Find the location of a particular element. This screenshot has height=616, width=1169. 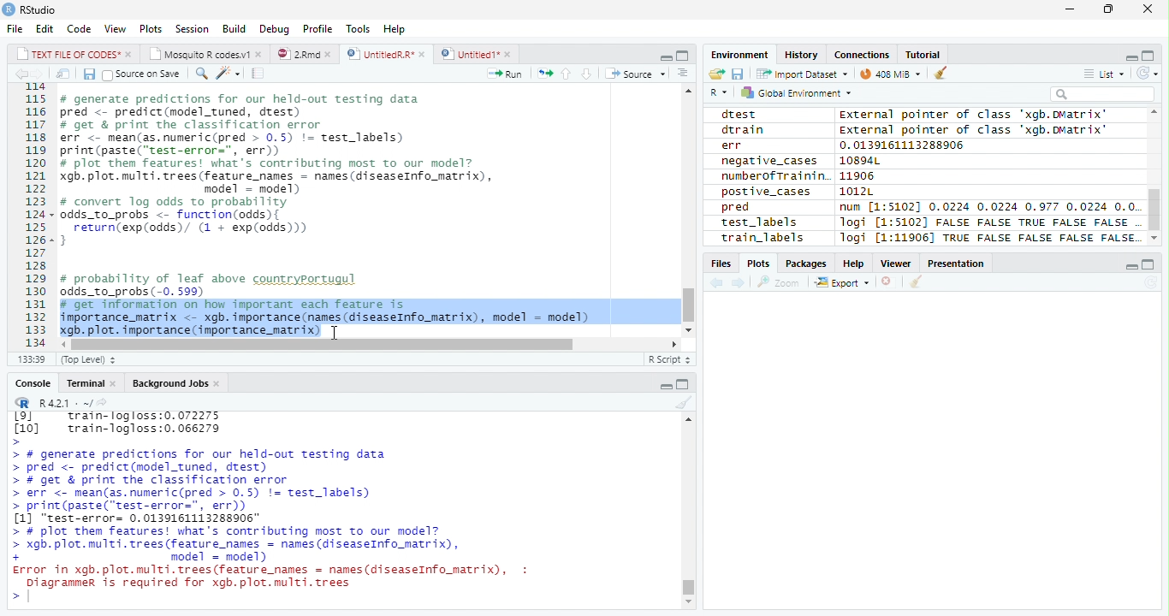

Connections is located at coordinates (862, 55).